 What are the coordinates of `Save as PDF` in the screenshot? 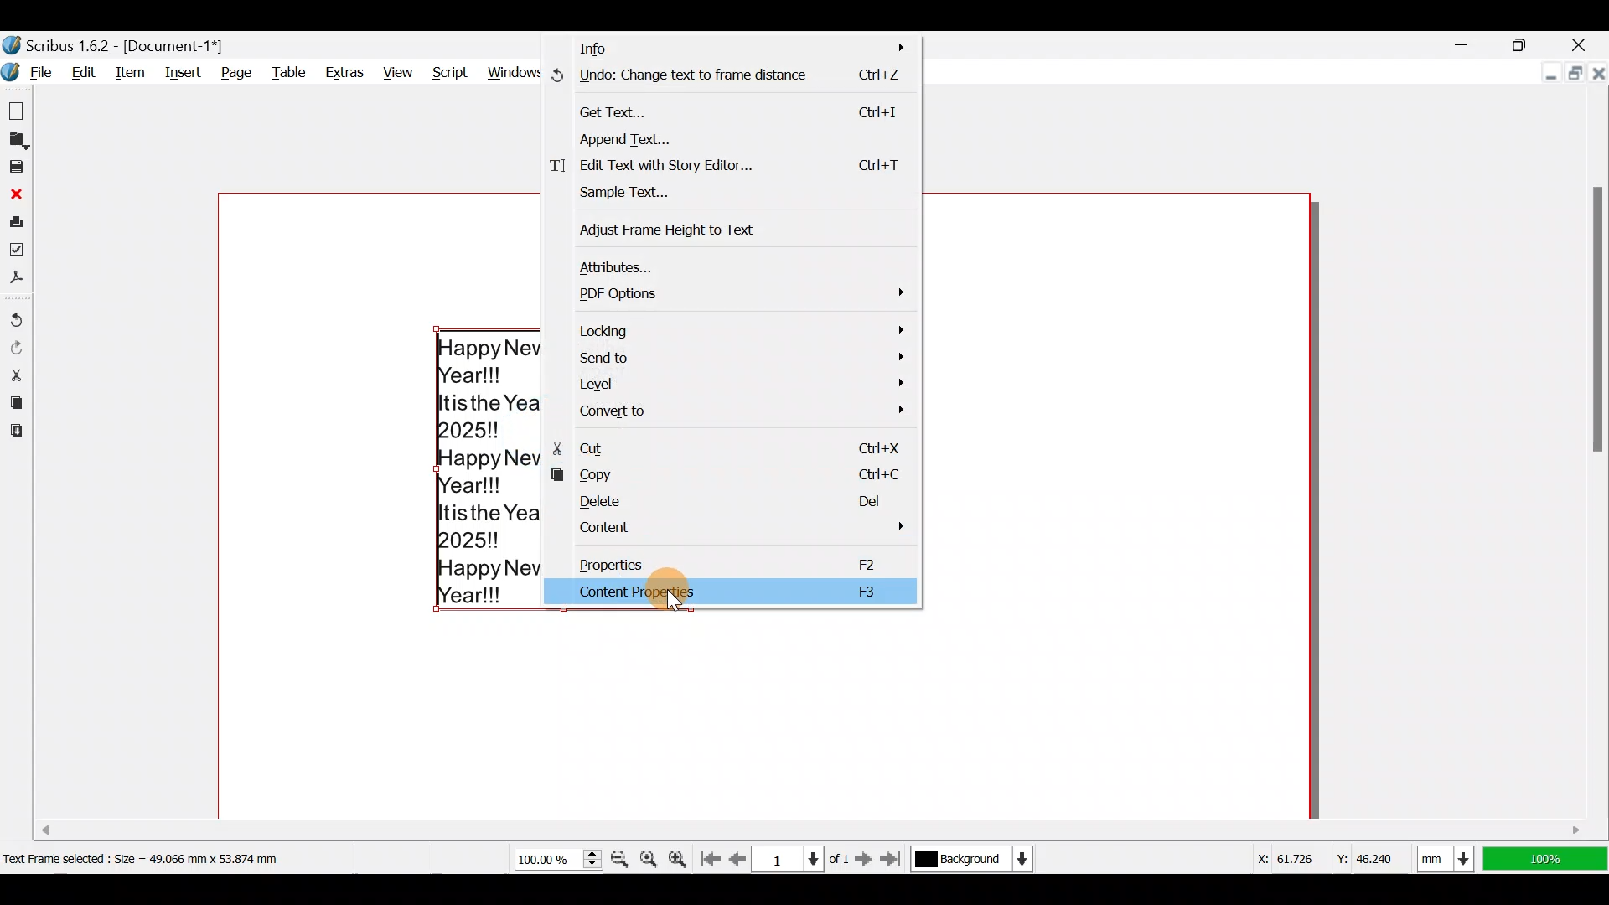 It's located at (20, 282).